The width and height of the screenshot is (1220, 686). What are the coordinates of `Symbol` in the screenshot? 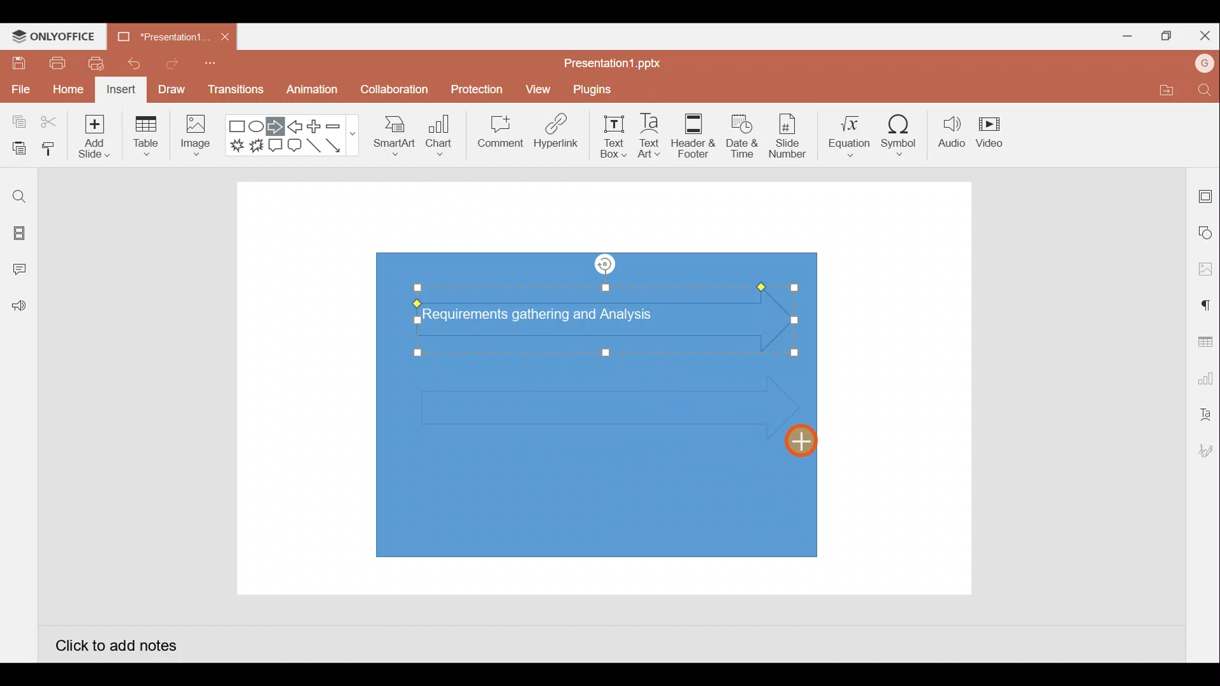 It's located at (900, 132).